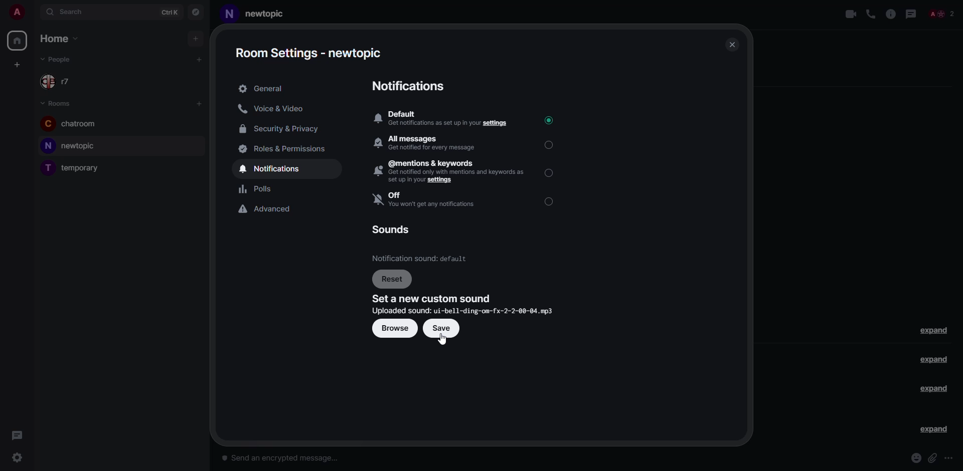 The height and width of the screenshot is (471, 963). I want to click on polls, so click(262, 189).